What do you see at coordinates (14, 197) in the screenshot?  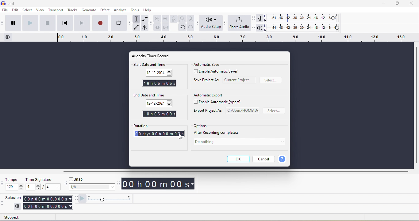 I see `selection` at bounding box center [14, 197].